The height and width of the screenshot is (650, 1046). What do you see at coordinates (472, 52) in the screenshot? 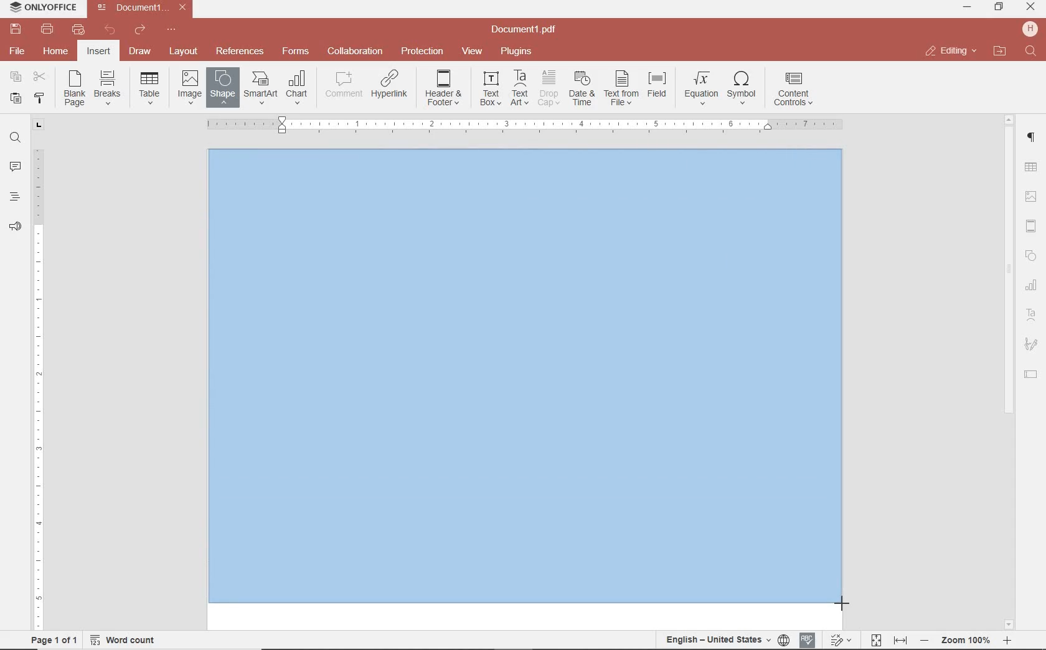
I see `view` at bounding box center [472, 52].